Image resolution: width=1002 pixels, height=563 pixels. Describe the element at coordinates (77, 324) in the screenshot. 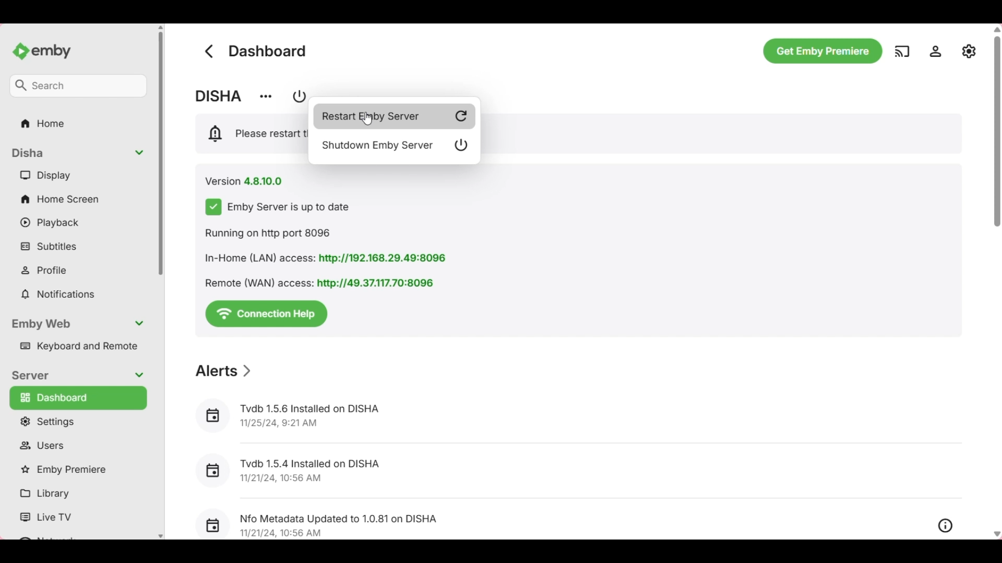

I see `Collapse Emby web` at that location.